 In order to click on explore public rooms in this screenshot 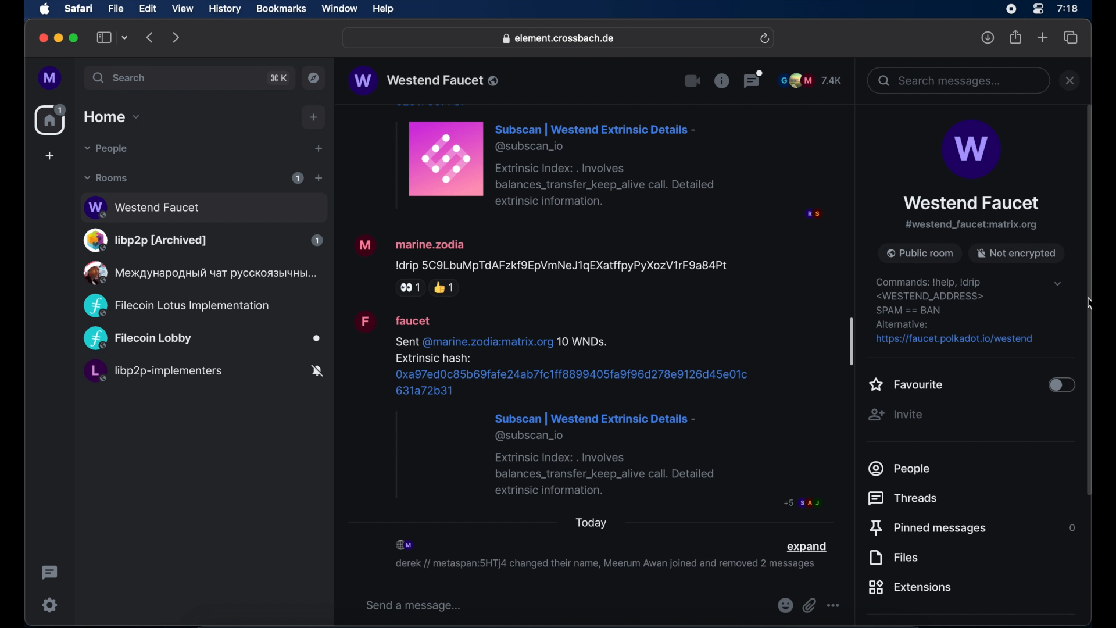, I will do `click(314, 78)`.